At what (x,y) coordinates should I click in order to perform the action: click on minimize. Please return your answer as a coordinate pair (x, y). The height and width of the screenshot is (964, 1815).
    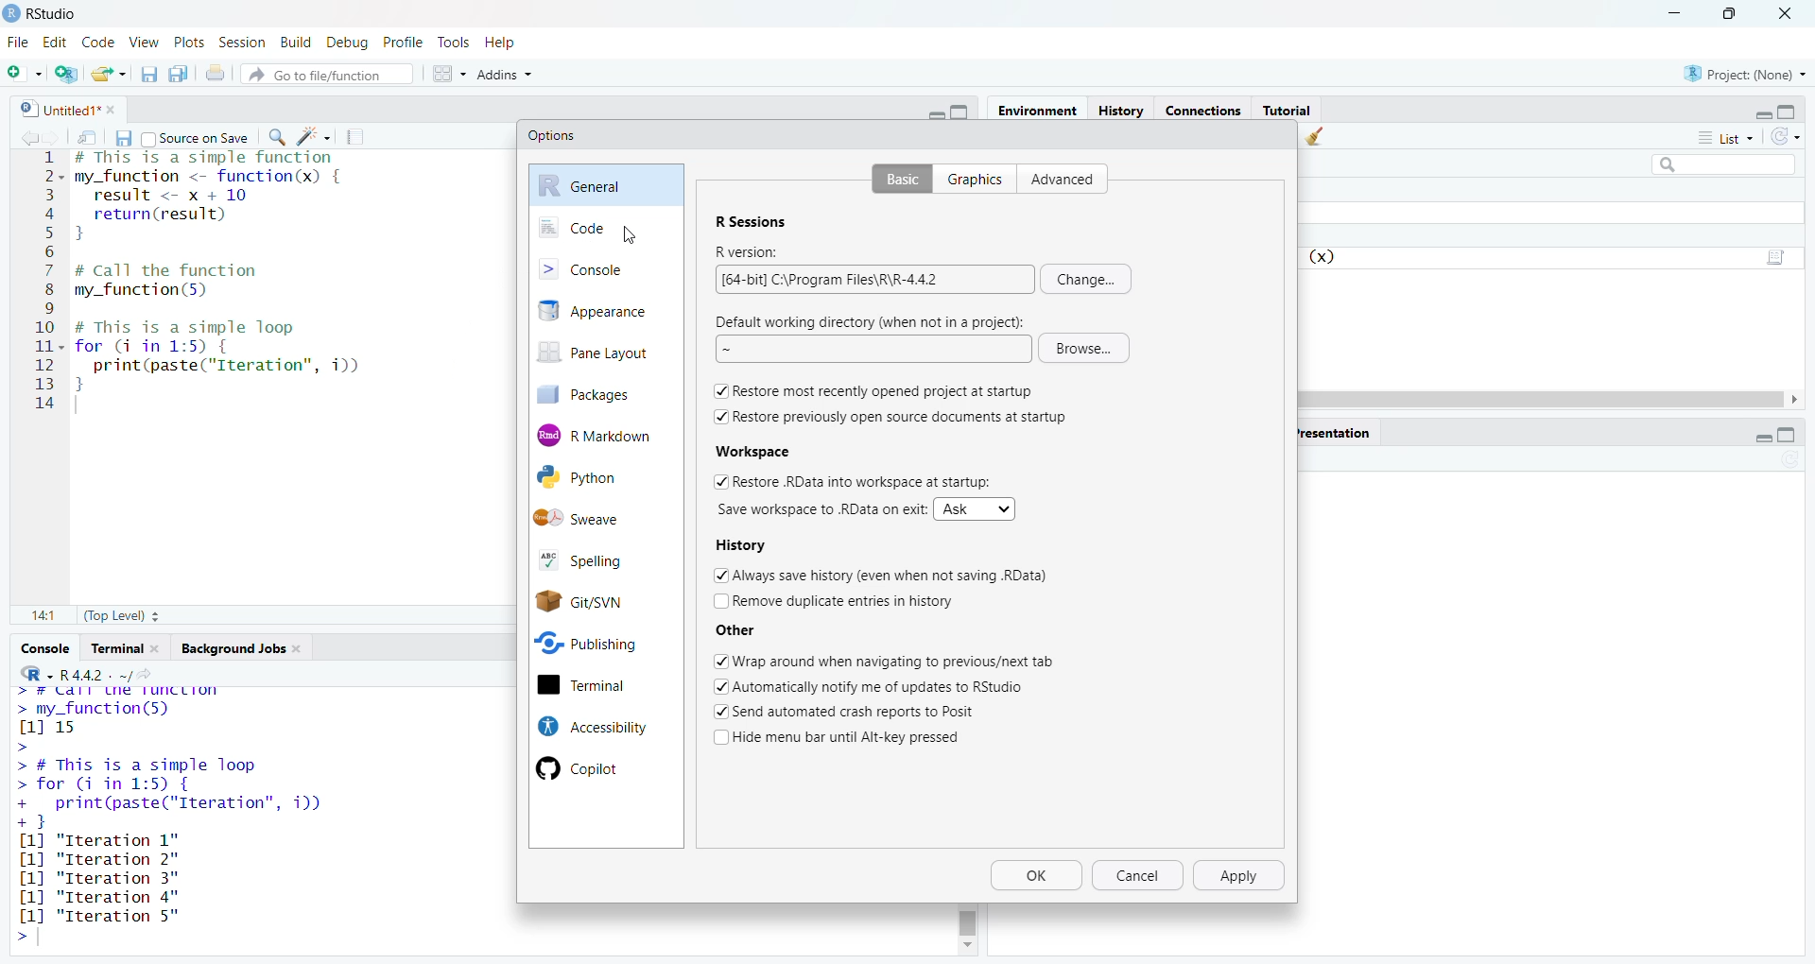
    Looking at the image, I should click on (1754, 438).